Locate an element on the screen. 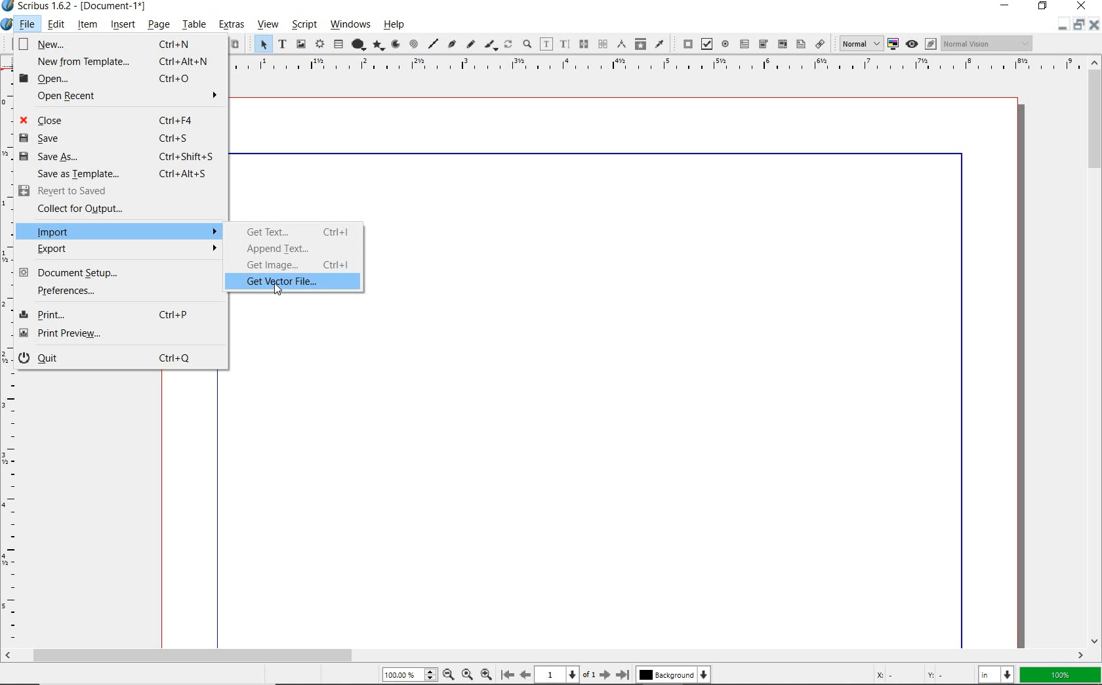  toggle color is located at coordinates (894, 43).